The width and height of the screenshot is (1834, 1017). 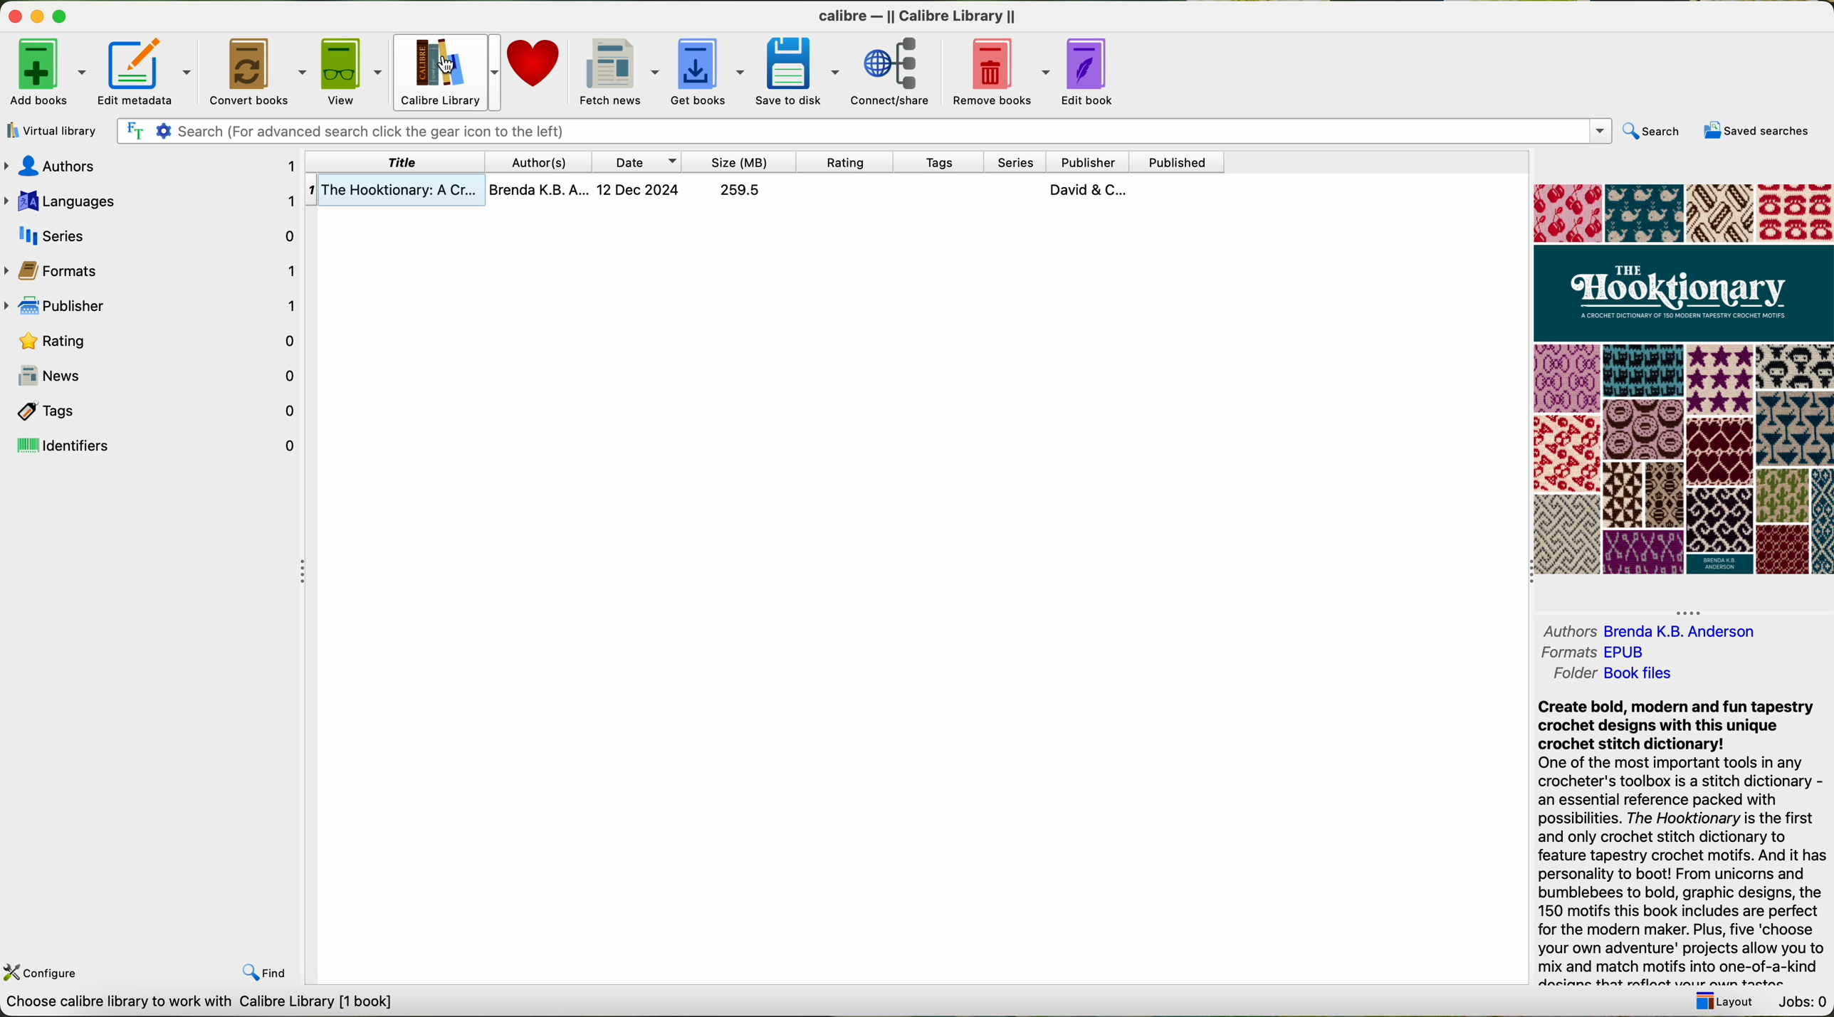 I want to click on add books, so click(x=45, y=72).